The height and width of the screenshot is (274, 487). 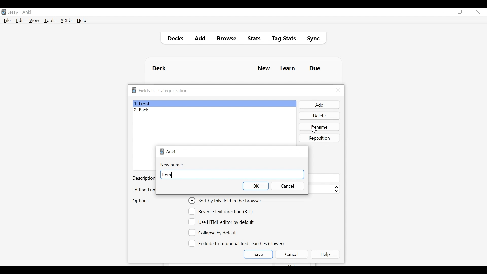 What do you see at coordinates (281, 39) in the screenshot?
I see `Tag Stats` at bounding box center [281, 39].